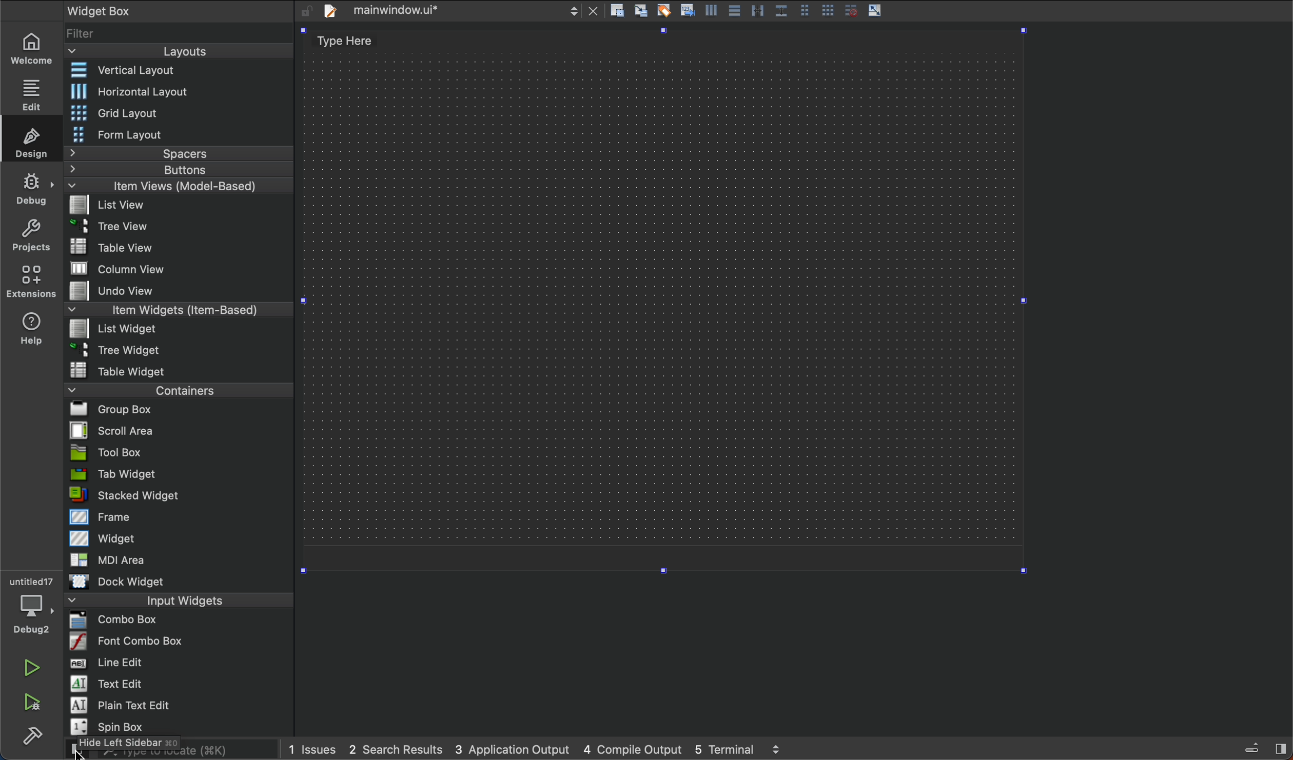  What do you see at coordinates (396, 749) in the screenshot?
I see `2 Search Results` at bounding box center [396, 749].